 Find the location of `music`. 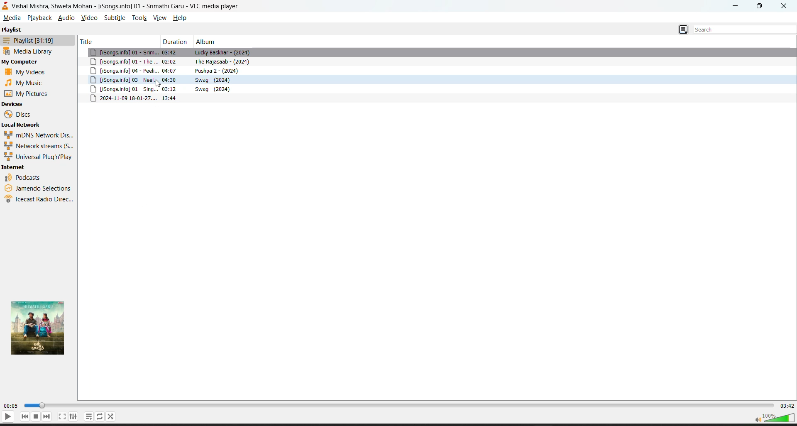

music is located at coordinates (27, 83).